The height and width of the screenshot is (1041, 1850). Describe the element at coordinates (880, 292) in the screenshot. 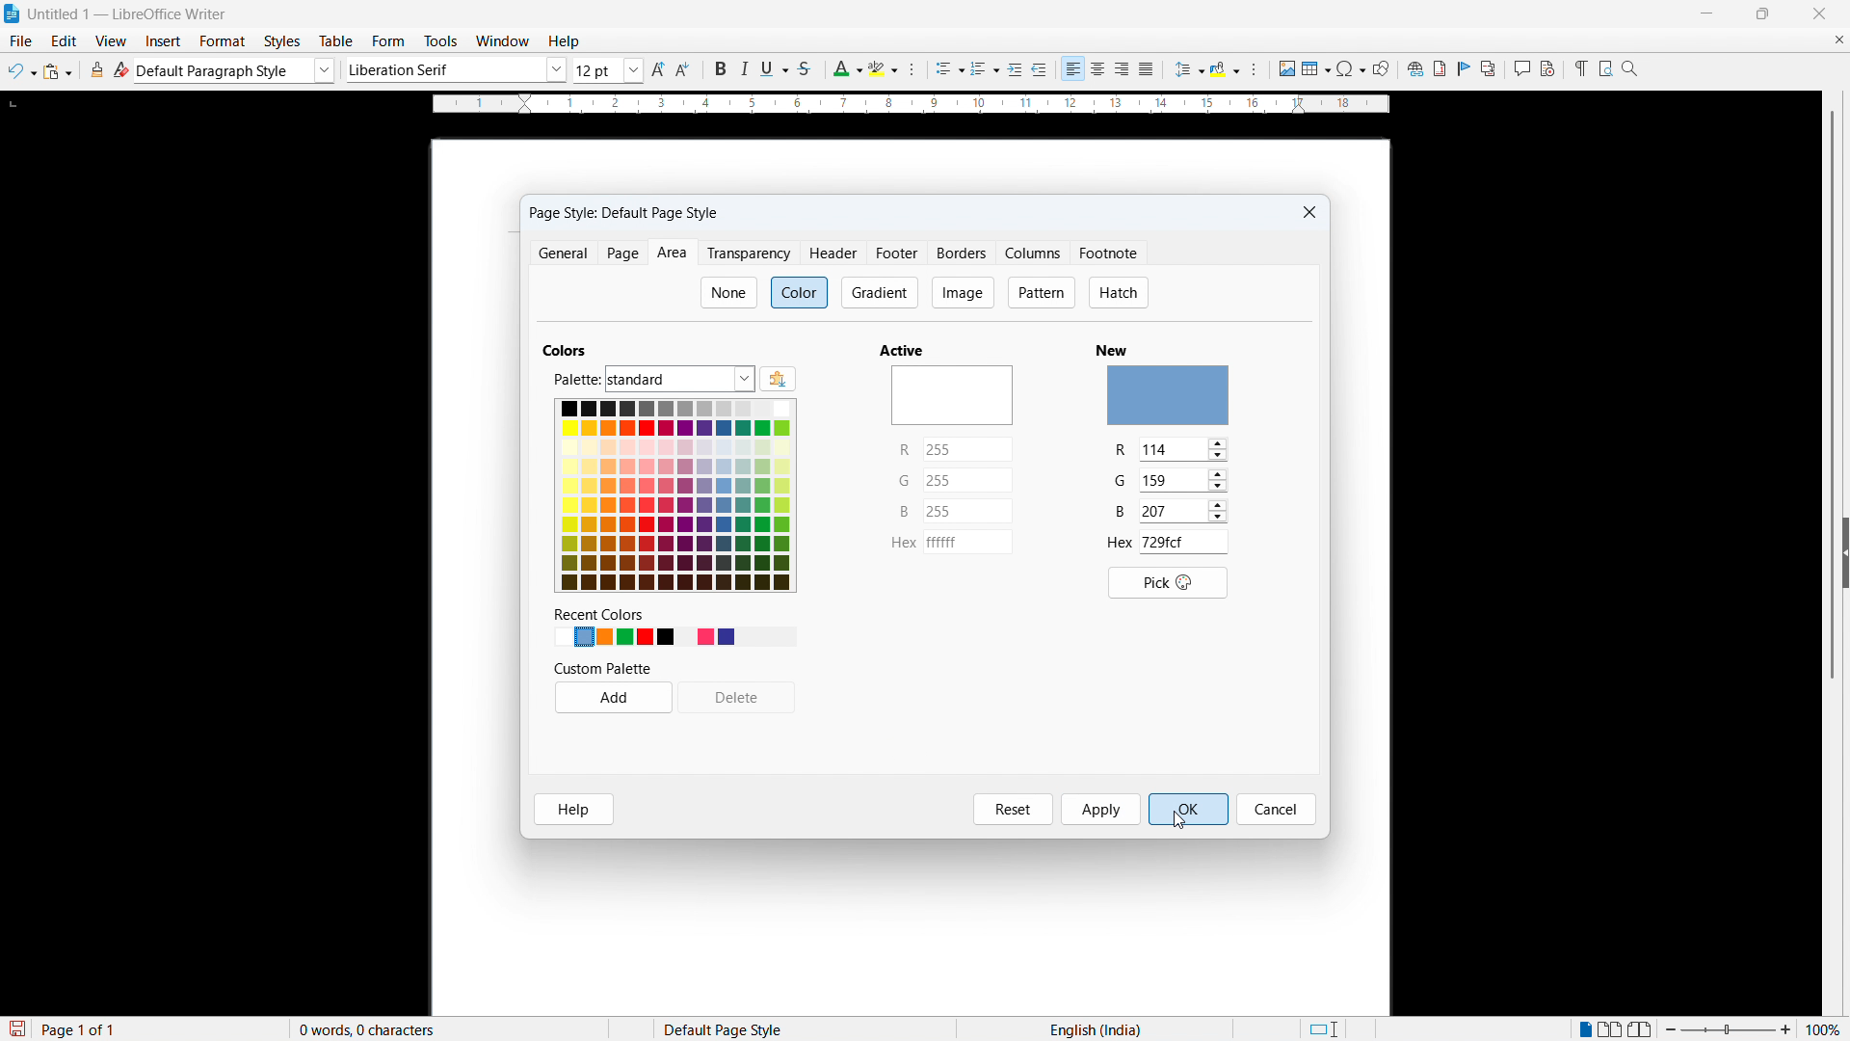

I see `Gradient ` at that location.